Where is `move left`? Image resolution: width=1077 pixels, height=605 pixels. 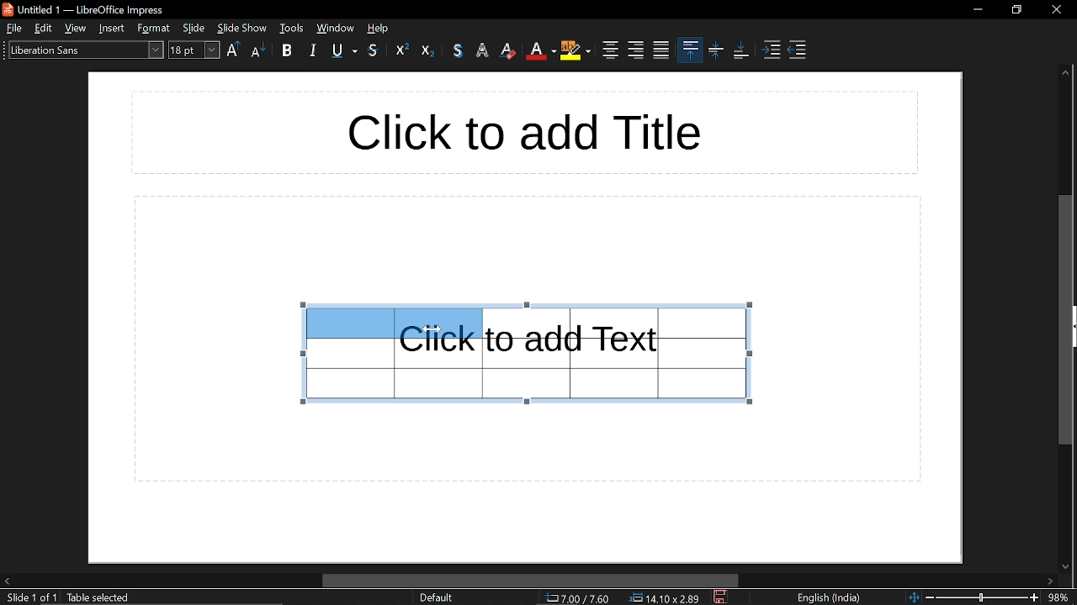 move left is located at coordinates (7, 580).